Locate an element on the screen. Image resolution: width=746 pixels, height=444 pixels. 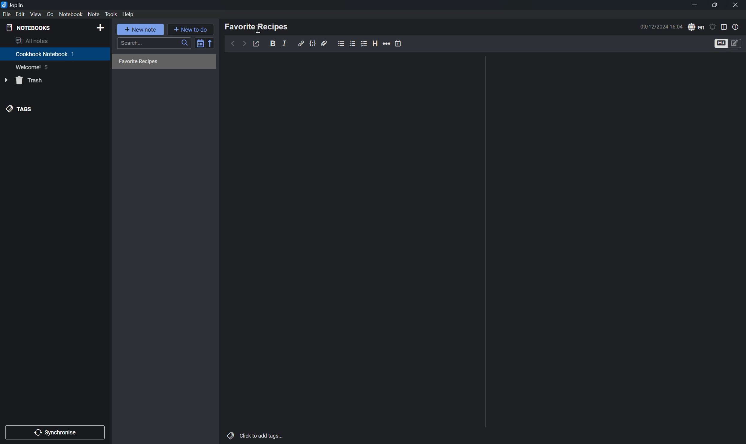
Cookbook Notebook 1 is located at coordinates (45, 54).